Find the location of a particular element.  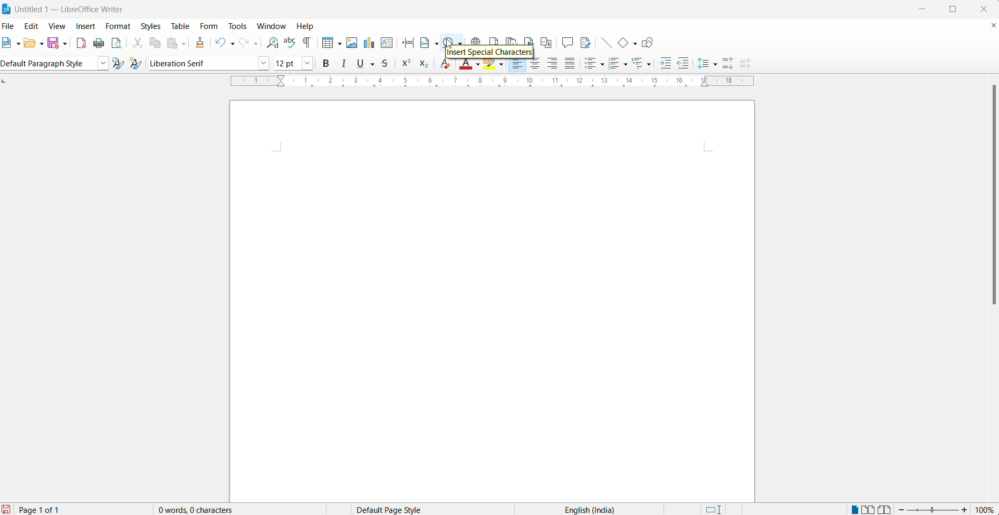

cell grid is located at coordinates (339, 42).